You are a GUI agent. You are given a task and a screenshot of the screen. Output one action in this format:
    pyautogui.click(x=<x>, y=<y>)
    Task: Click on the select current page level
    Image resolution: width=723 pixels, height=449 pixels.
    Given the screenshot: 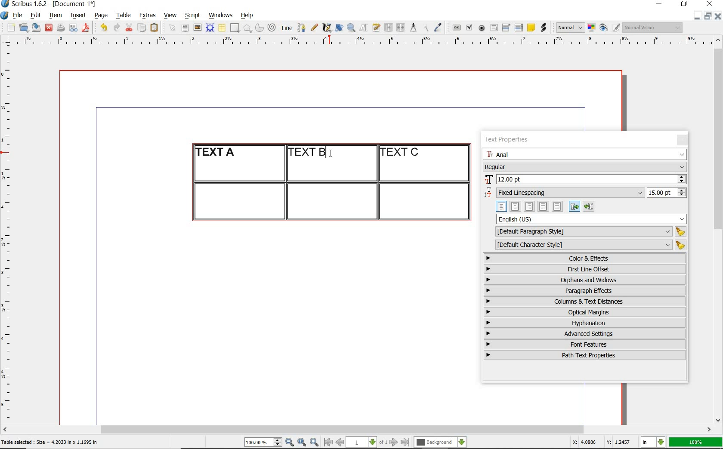 What is the action you would take?
    pyautogui.click(x=367, y=442)
    